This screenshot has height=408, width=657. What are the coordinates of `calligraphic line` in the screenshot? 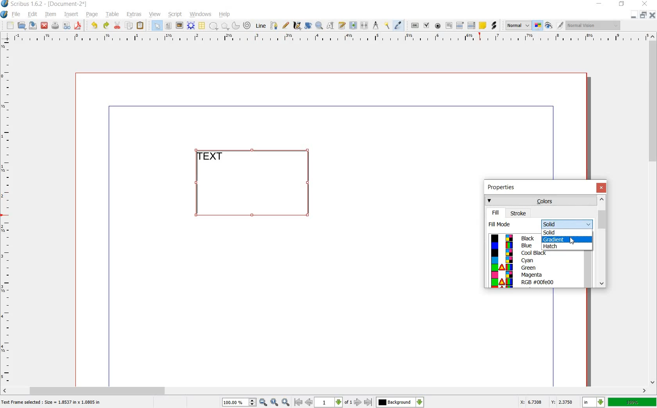 It's located at (297, 25).